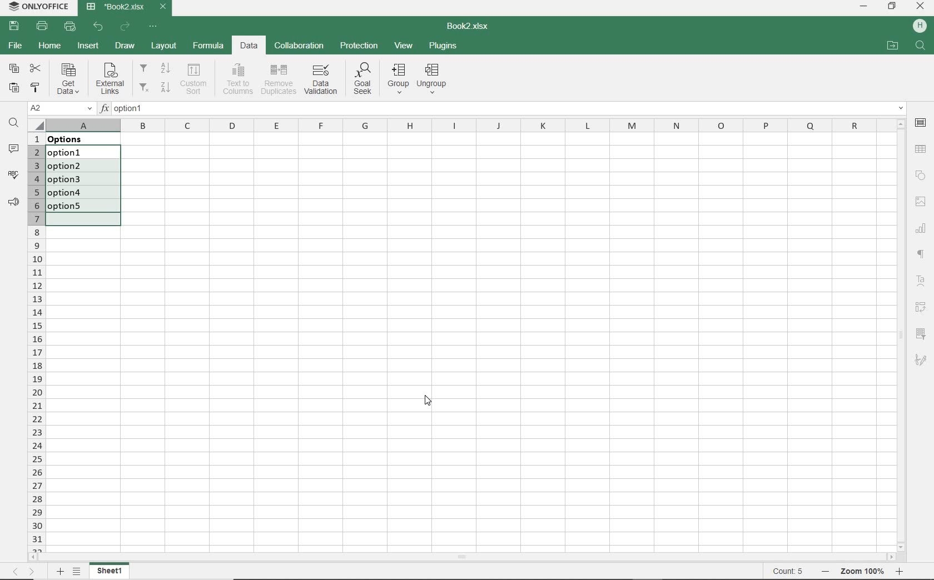 The image size is (934, 580). I want to click on Text, so click(921, 281).